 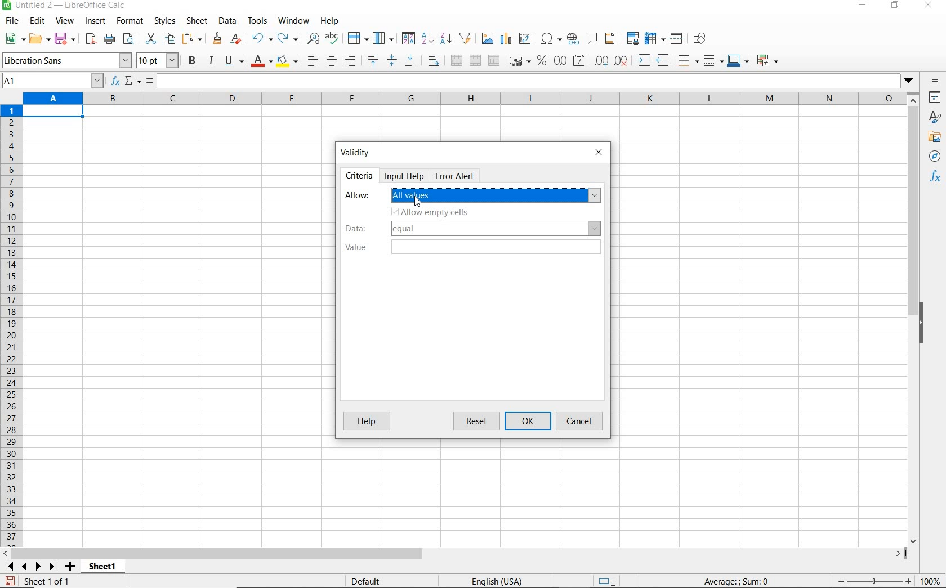 What do you see at coordinates (602, 61) in the screenshot?
I see `add decimal place` at bounding box center [602, 61].